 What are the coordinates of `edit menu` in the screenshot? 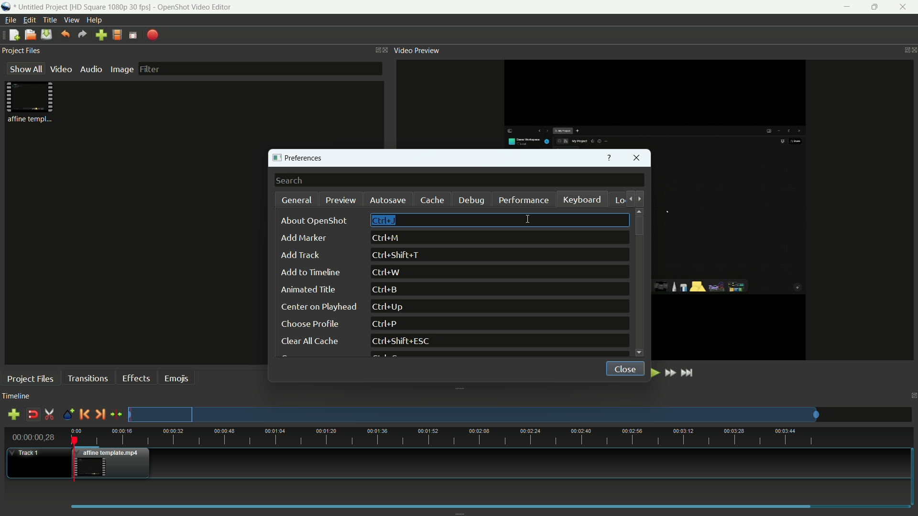 It's located at (30, 20).